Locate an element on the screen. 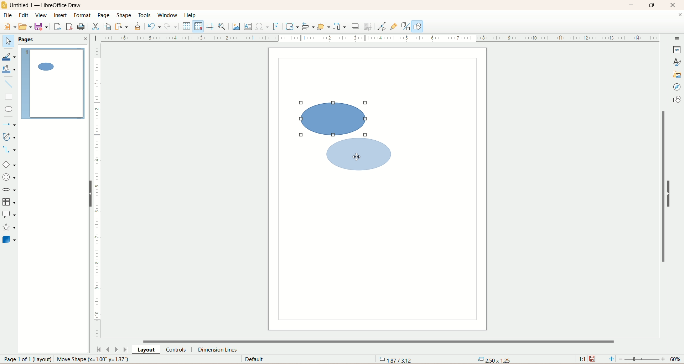 The width and height of the screenshot is (684, 364). curve and polygon is located at coordinates (9, 137).